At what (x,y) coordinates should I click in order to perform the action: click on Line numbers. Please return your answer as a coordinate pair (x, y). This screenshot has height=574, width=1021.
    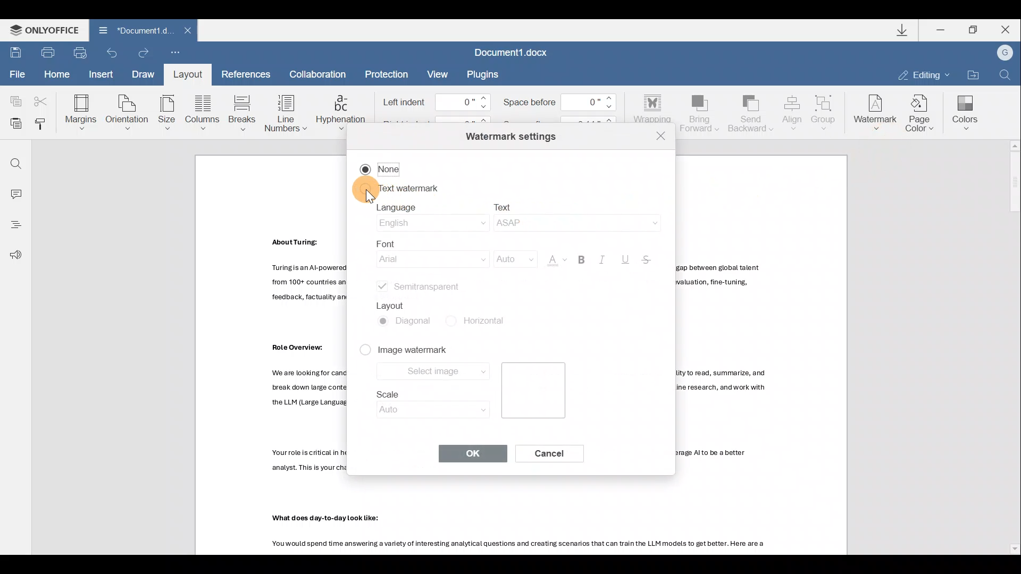
    Looking at the image, I should click on (284, 113).